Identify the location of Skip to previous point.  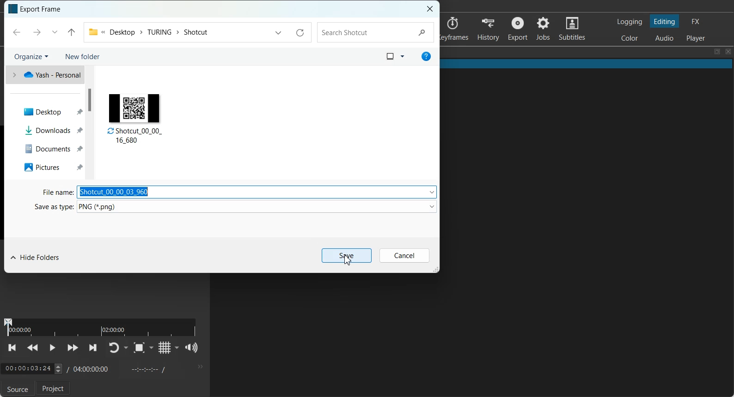
(13, 348).